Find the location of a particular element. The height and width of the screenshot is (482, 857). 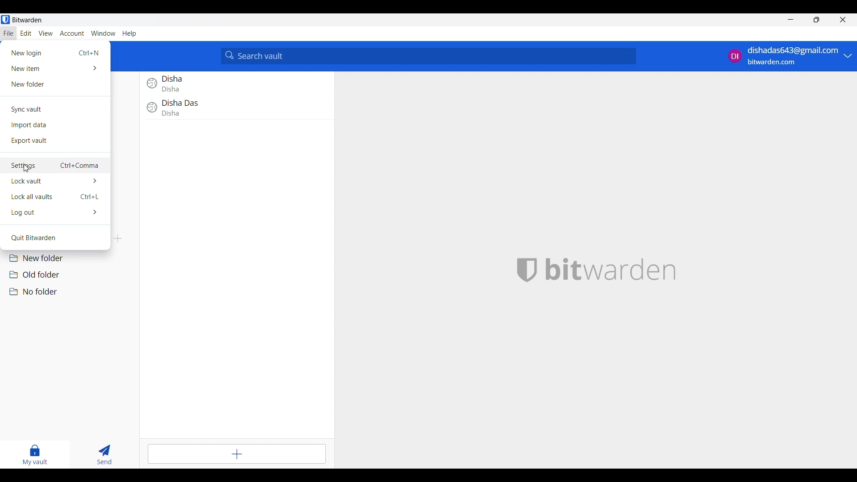

File menu is located at coordinates (8, 33).